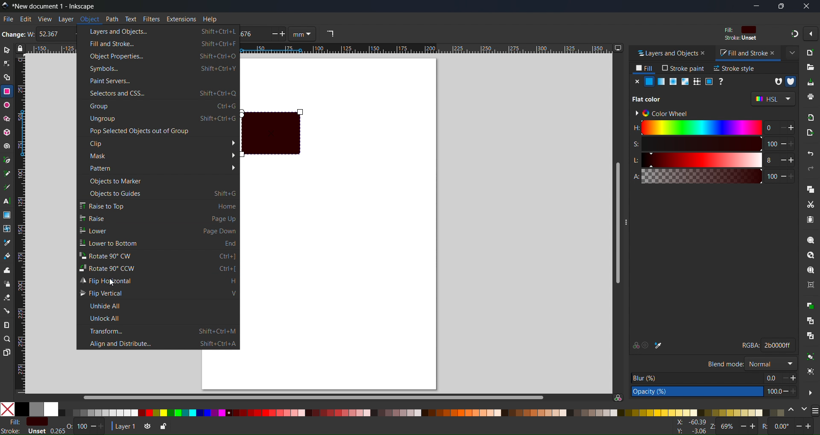 This screenshot has height=435, width=820. I want to click on flat color, so click(650, 99).